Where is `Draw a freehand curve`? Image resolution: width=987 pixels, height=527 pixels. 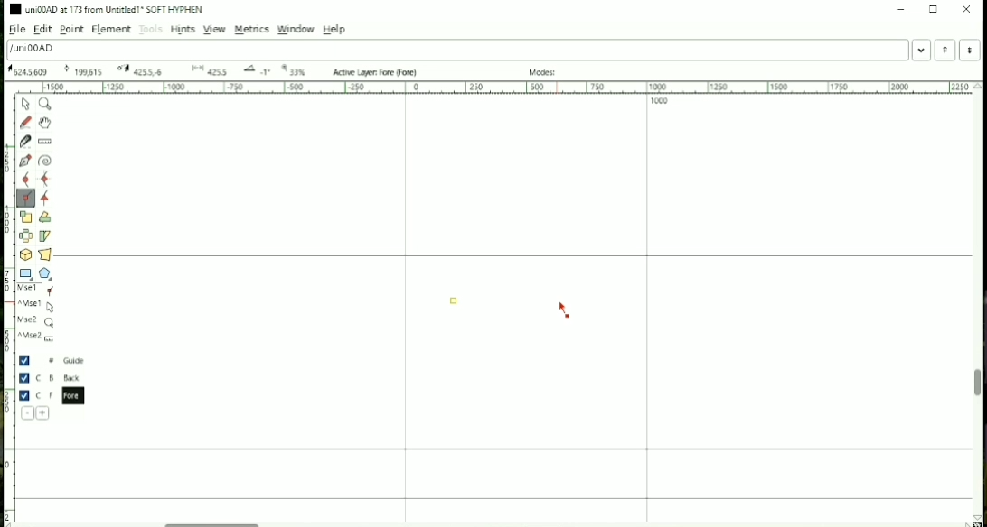
Draw a freehand curve is located at coordinates (25, 122).